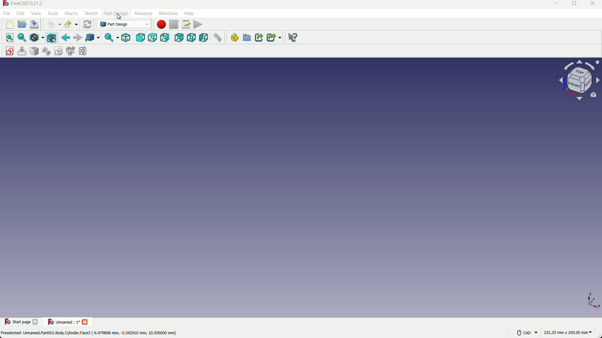  I want to click on Preselected : Unnamed.Part001.Body.Cylinder.Face3 (-6.479808 mm, -0.342910 mm, 10.000000 mm), so click(91, 334).